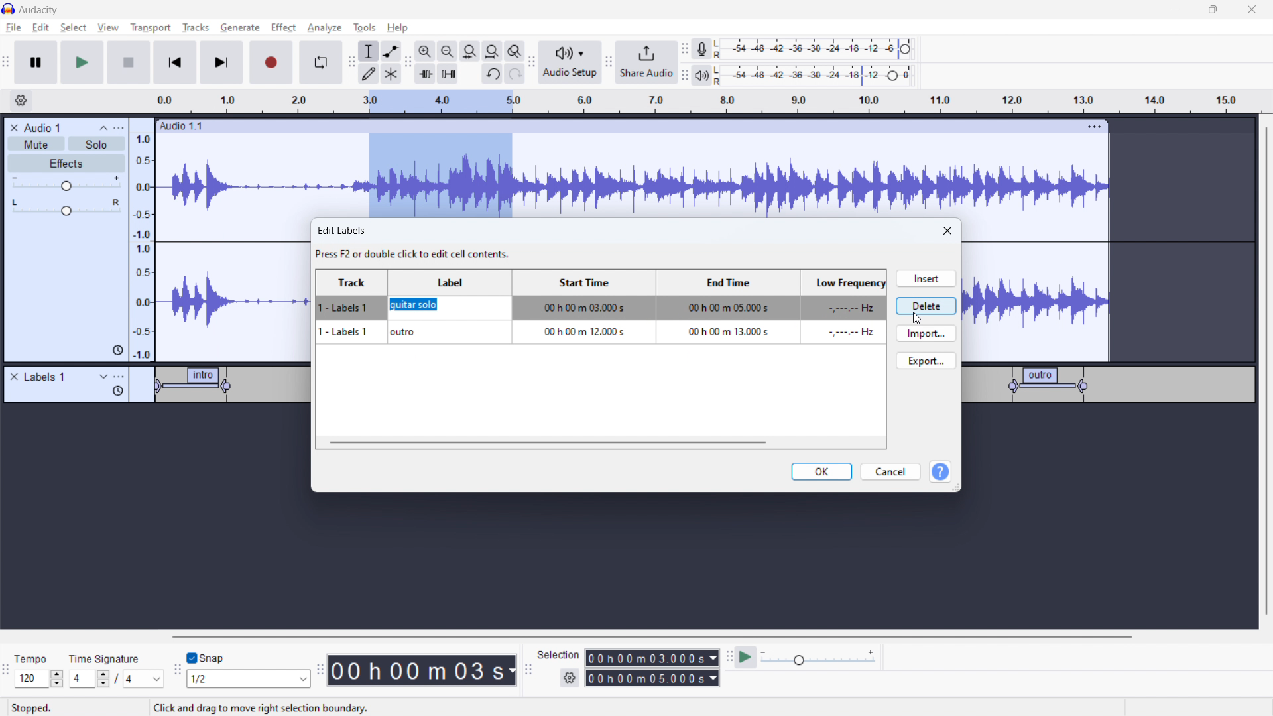 The height and width of the screenshot is (716, 1273). What do you see at coordinates (493, 75) in the screenshot?
I see `undo` at bounding box center [493, 75].